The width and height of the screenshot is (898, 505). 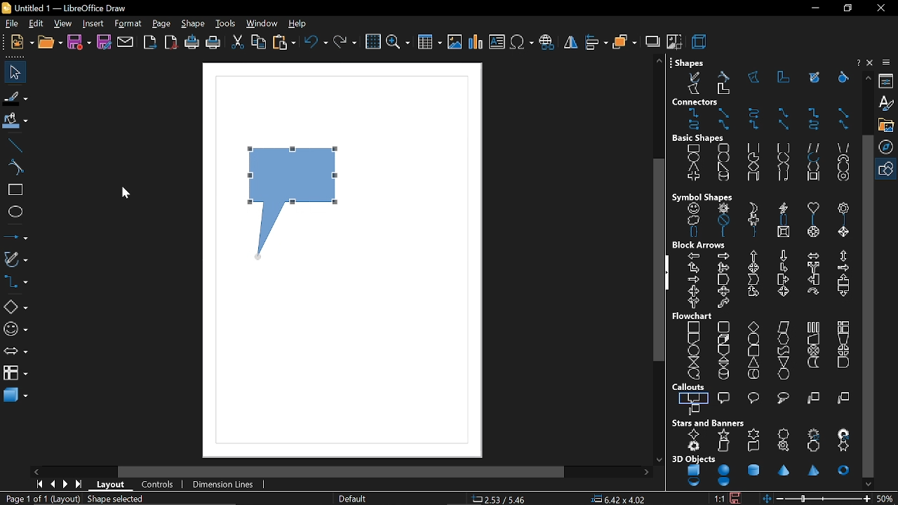 I want to click on doorplate, so click(x=815, y=447).